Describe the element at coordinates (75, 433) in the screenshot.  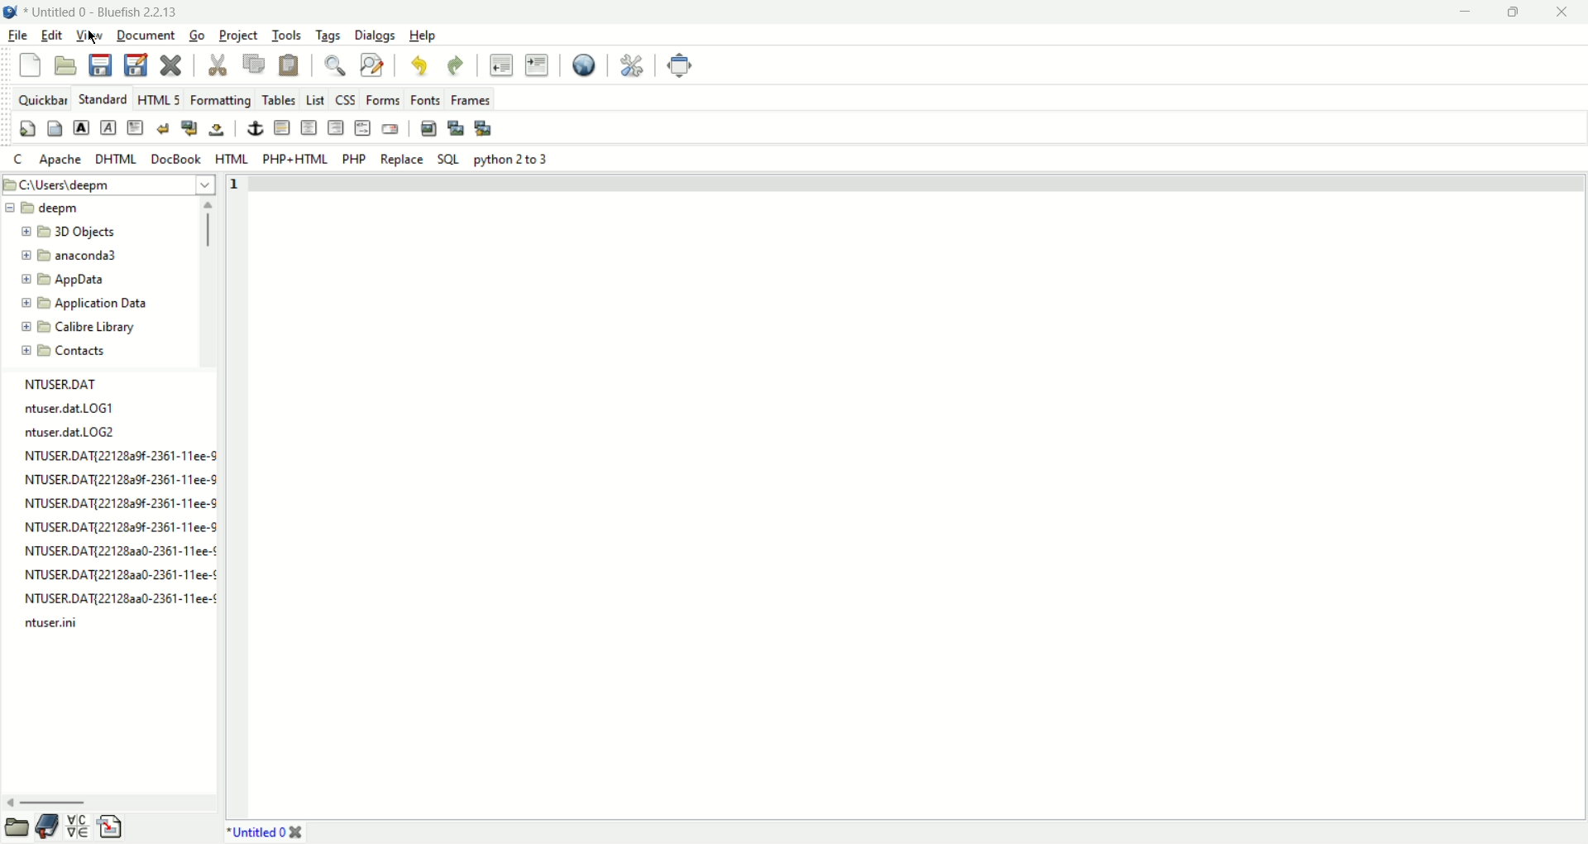
I see `ntuser.dat.LOG2` at that location.